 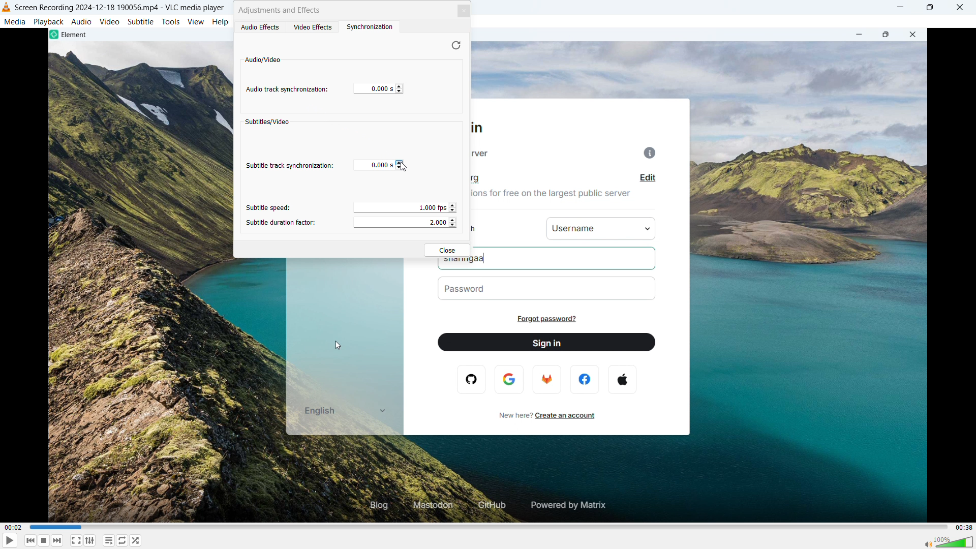 I want to click on close dialogue box, so click(x=465, y=10).